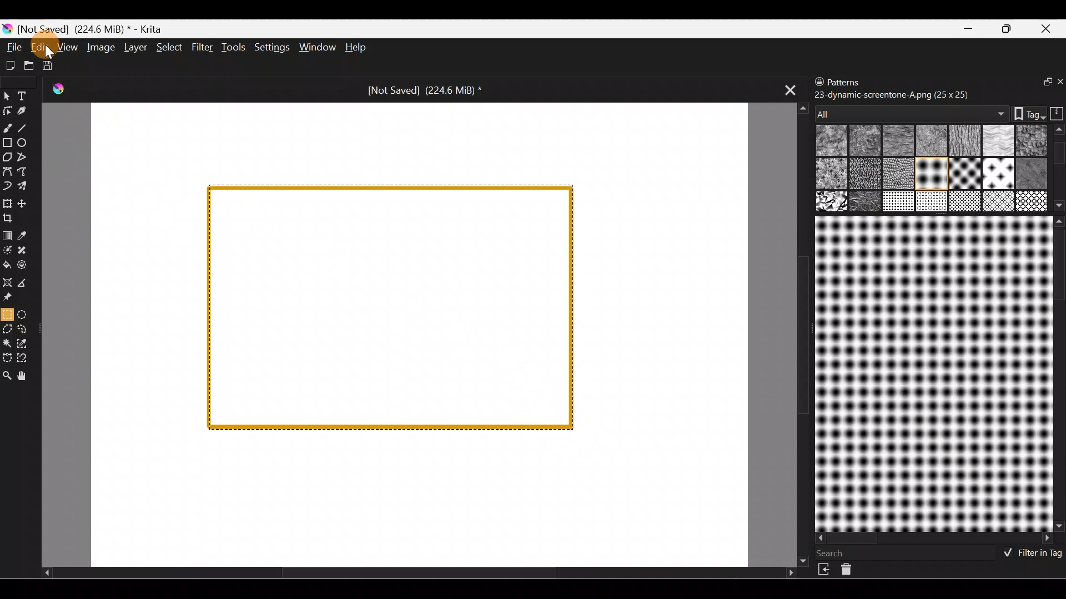 This screenshot has height=599, width=1066. Describe the element at coordinates (892, 94) in the screenshot. I see `23-dynamic-screentone-A.png (25 x 25)` at that location.